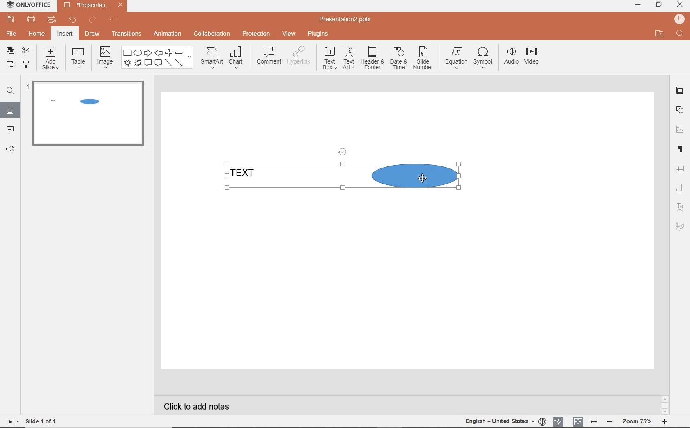  What do you see at coordinates (104, 57) in the screenshot?
I see `image` at bounding box center [104, 57].